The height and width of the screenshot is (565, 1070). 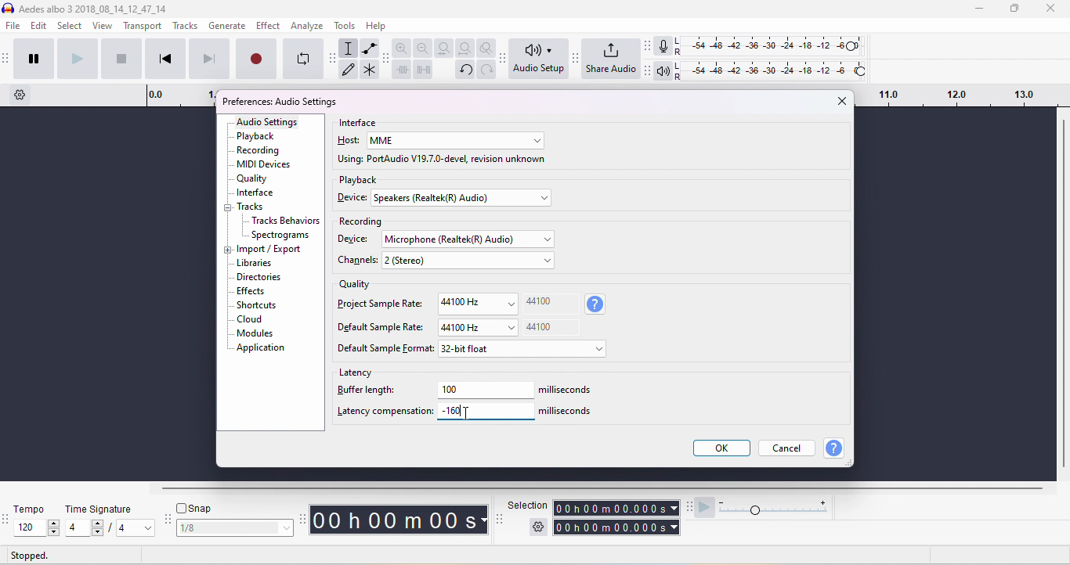 I want to click on milliseconds, so click(x=567, y=410).